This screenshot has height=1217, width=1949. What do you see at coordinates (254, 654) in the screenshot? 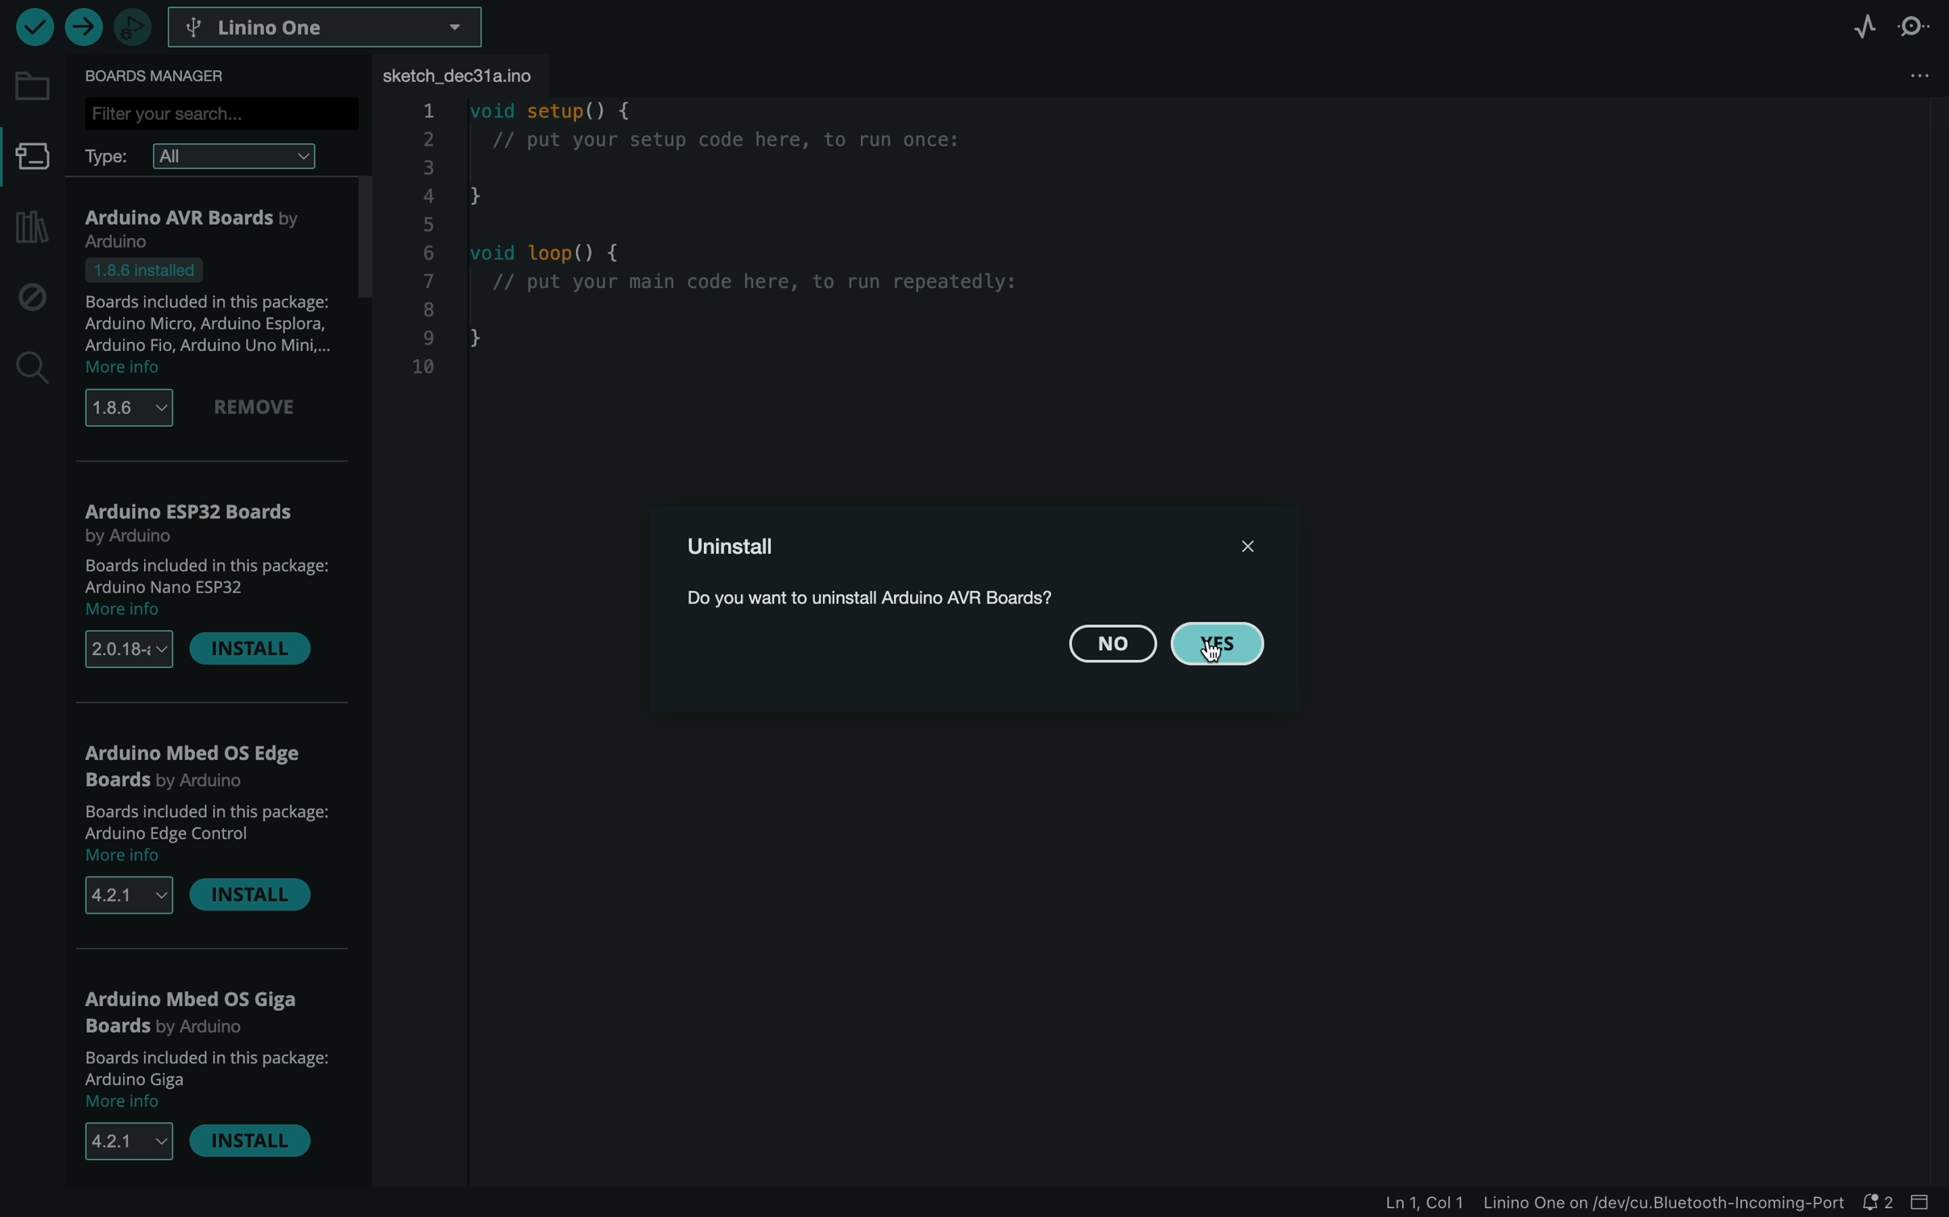
I see `install` at bounding box center [254, 654].